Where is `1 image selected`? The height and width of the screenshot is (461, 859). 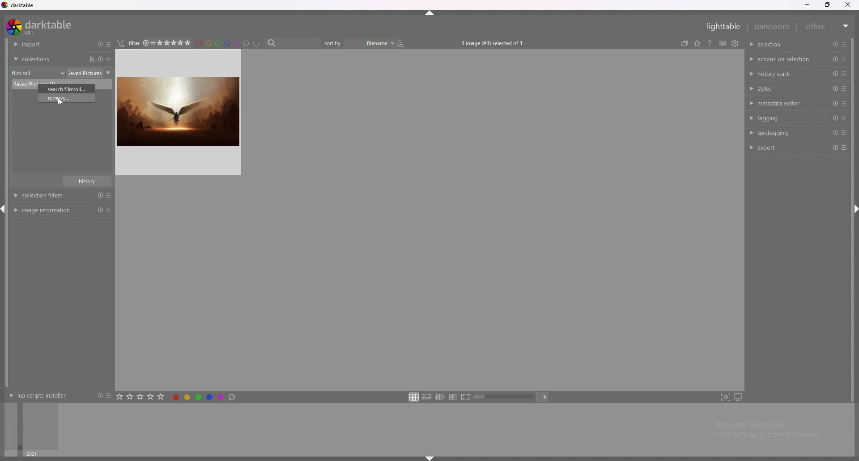 1 image selected is located at coordinates (496, 43).